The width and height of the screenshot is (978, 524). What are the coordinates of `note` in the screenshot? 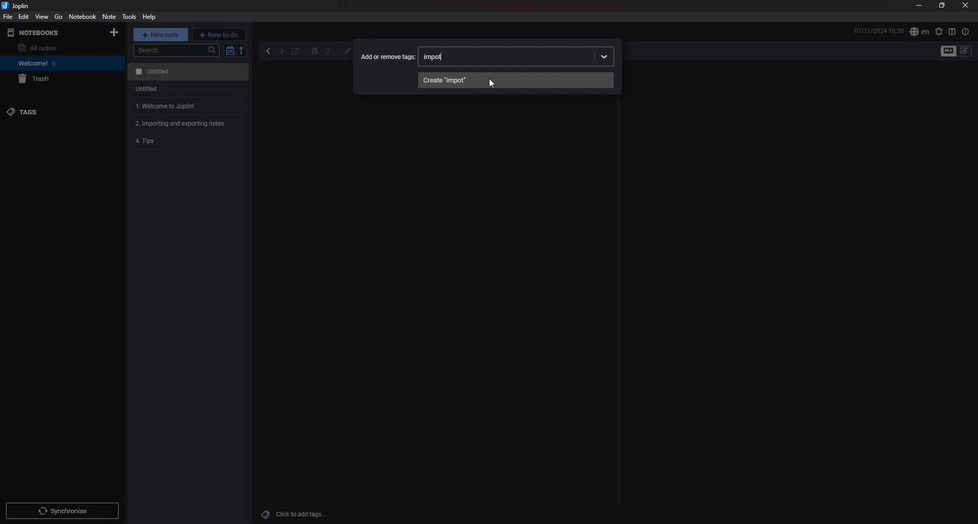 It's located at (189, 142).